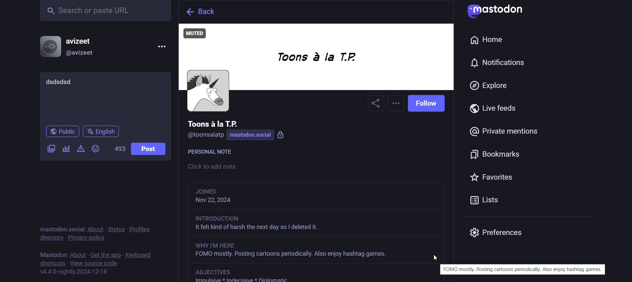  Describe the element at coordinates (205, 137) in the screenshot. I see `@username` at that location.